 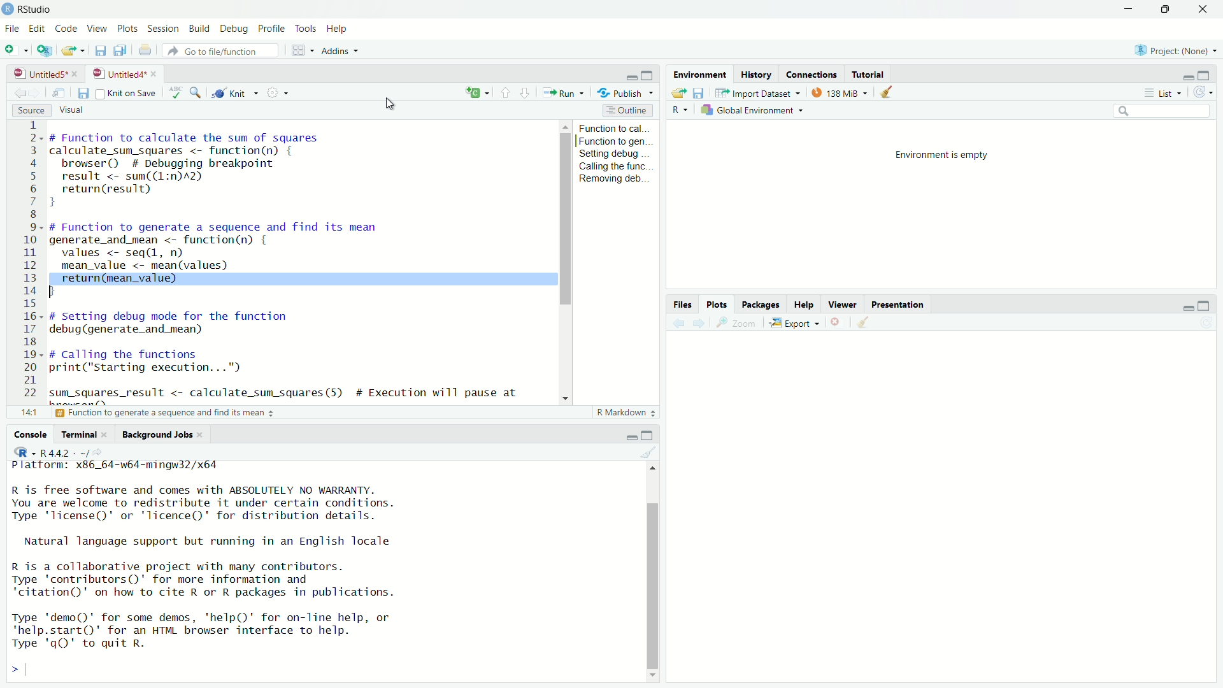 I want to click on debug function, so click(x=190, y=324).